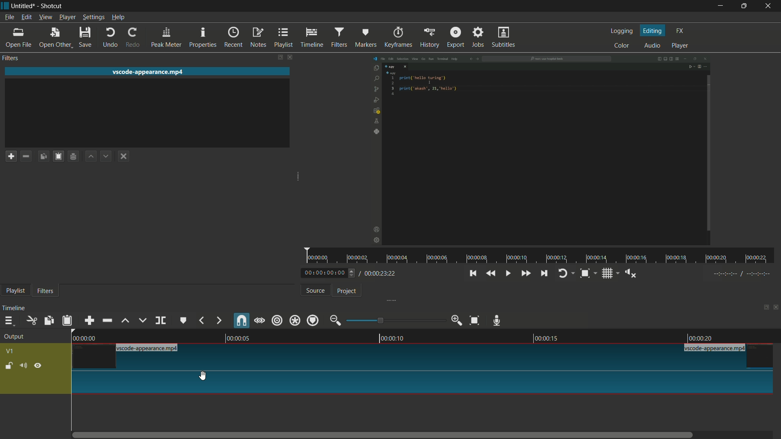 This screenshot has height=439, width=781. I want to click on next marker, so click(219, 320).